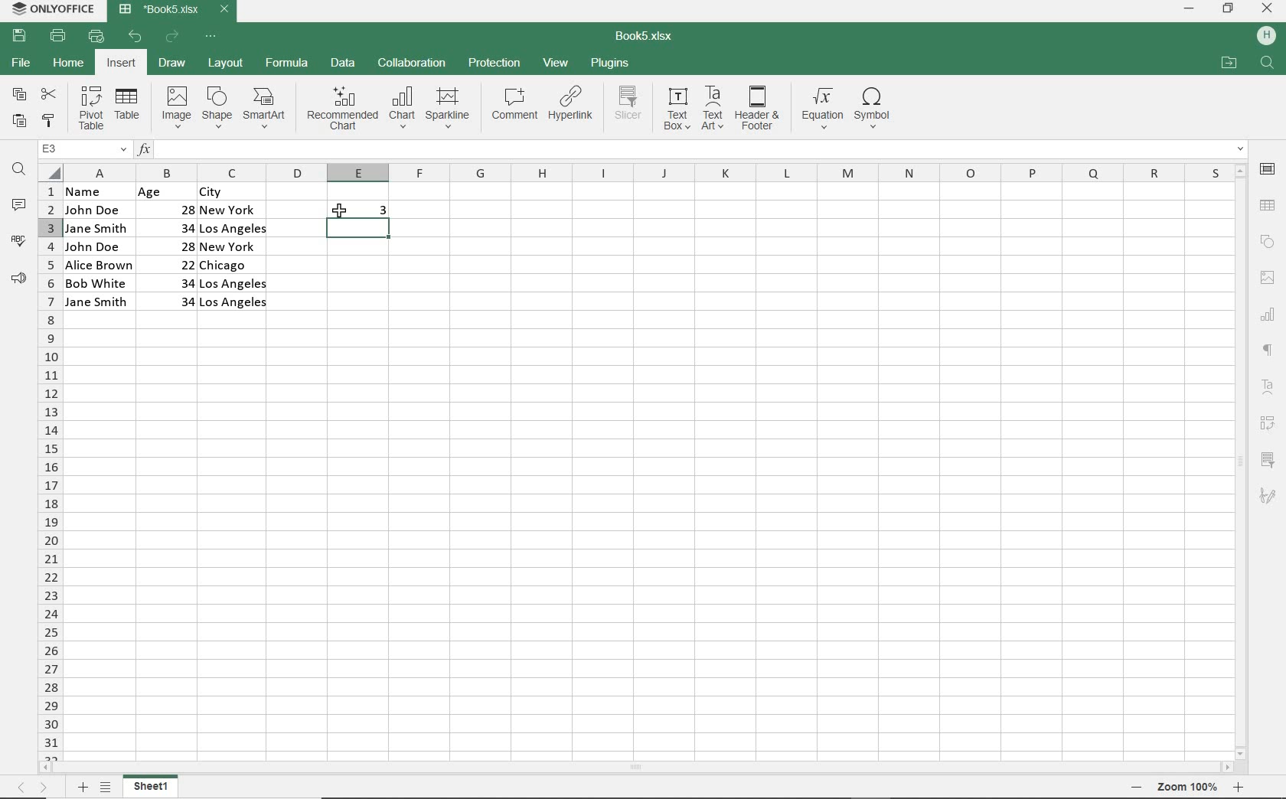 Image resolution: width=1286 pixels, height=799 pixels. Describe the element at coordinates (758, 109) in the screenshot. I see `HEADER & FOOTER` at that location.